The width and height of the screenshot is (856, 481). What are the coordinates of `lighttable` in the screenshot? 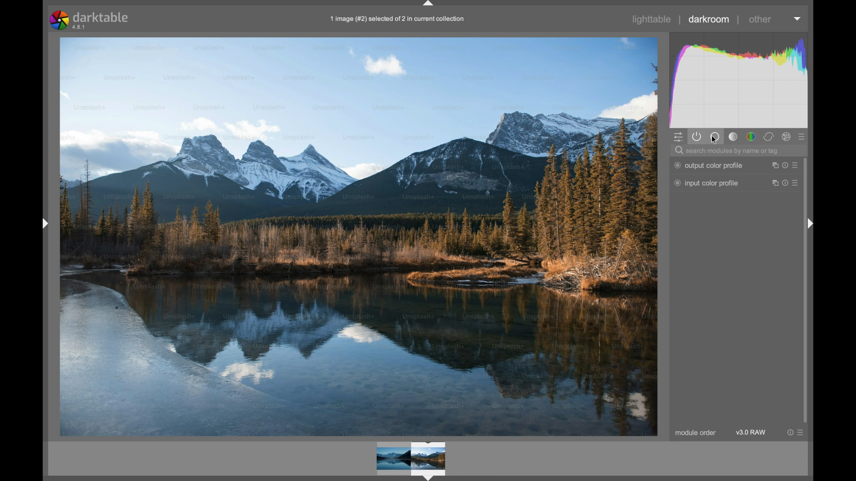 It's located at (652, 19).